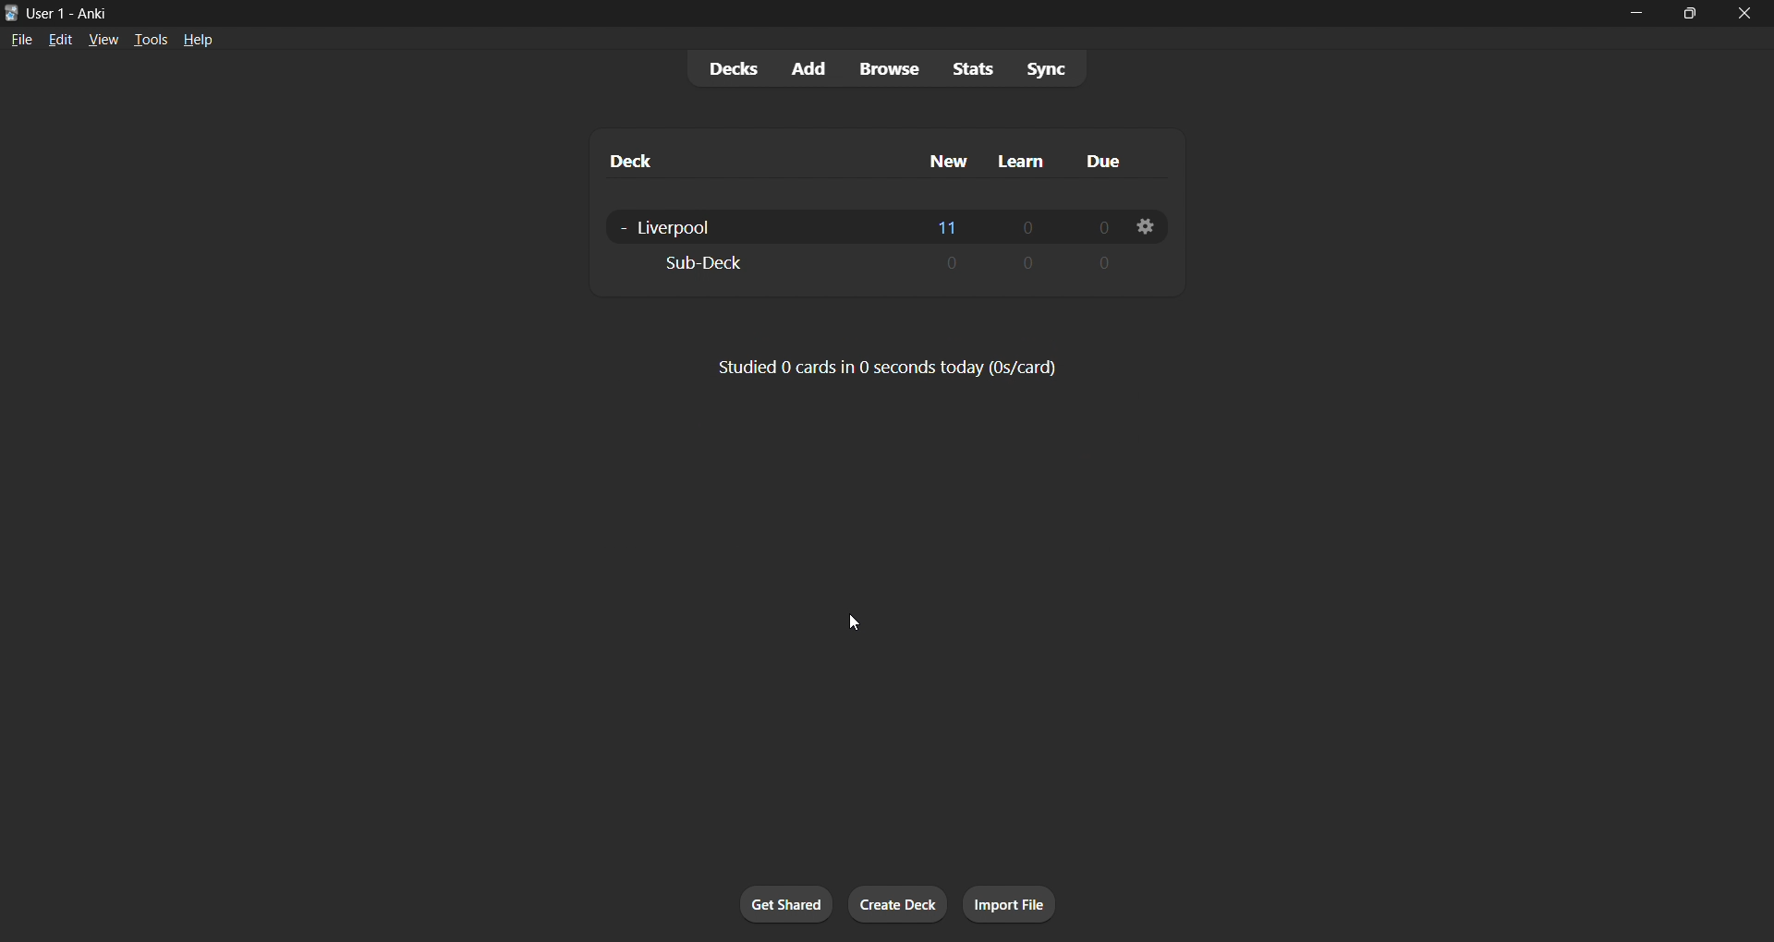 This screenshot has width=1774, height=942. Describe the element at coordinates (1046, 66) in the screenshot. I see `` at that location.